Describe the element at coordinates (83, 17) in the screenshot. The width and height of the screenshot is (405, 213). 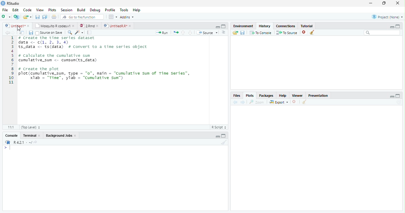
I see `Go to file/function` at that location.